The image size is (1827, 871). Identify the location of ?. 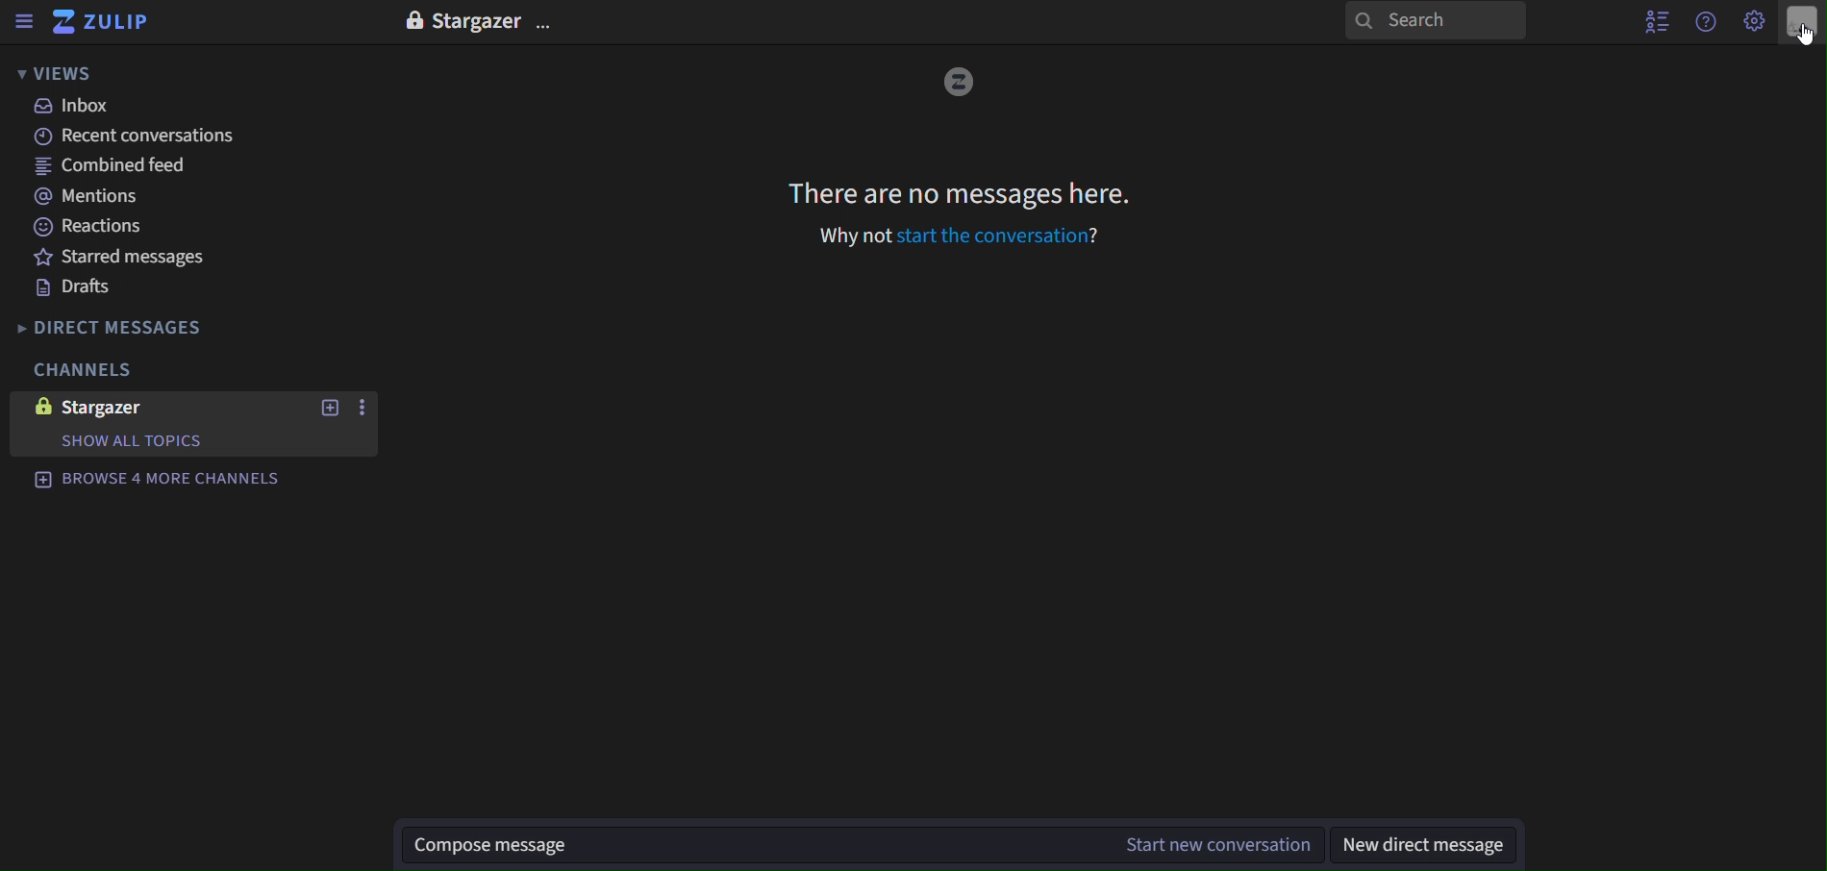
(1098, 237).